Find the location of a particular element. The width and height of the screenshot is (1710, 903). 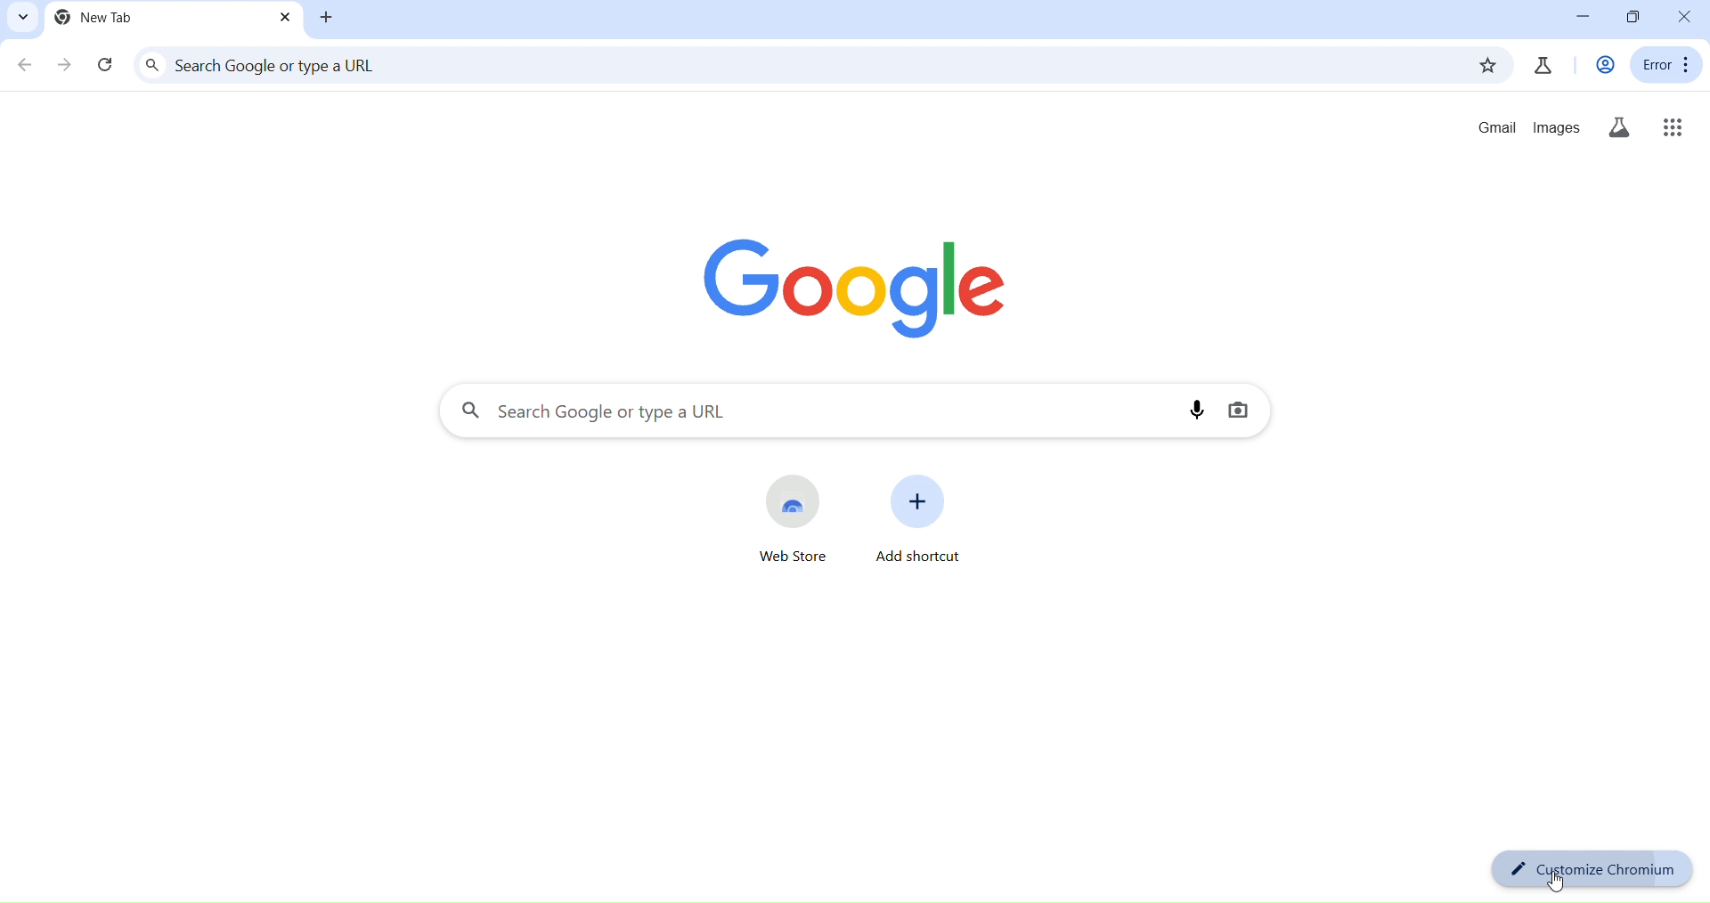

image search is located at coordinates (1240, 410).